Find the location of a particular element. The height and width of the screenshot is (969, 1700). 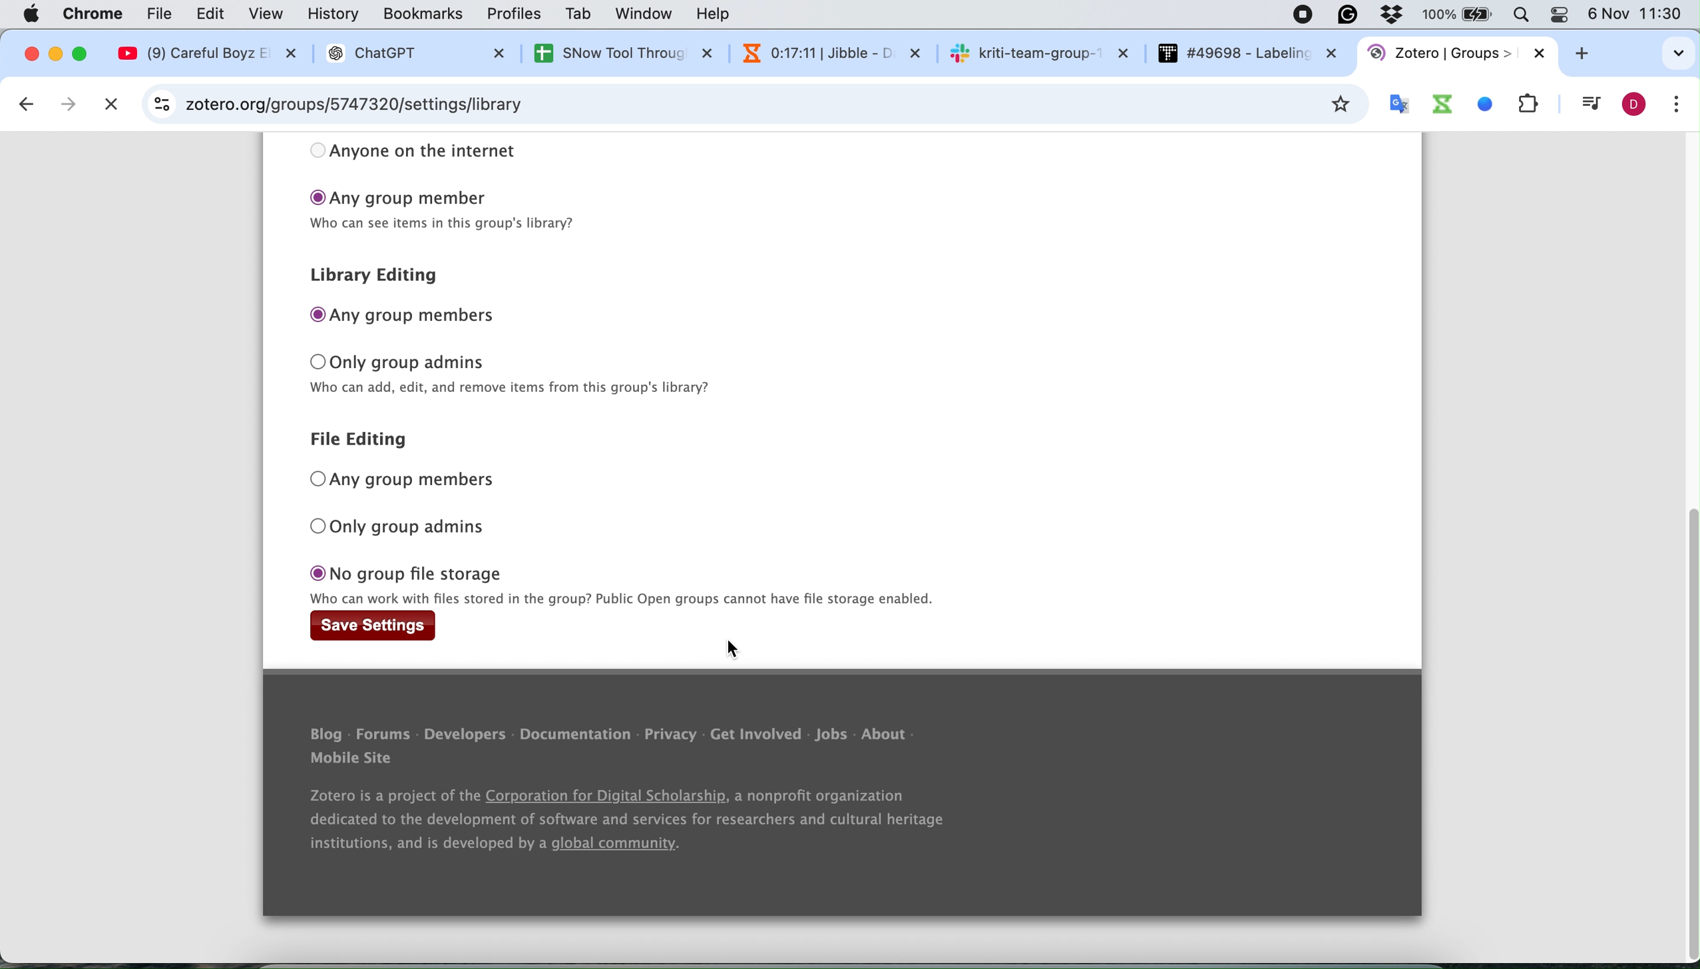

only group admins is located at coordinates (423, 361).